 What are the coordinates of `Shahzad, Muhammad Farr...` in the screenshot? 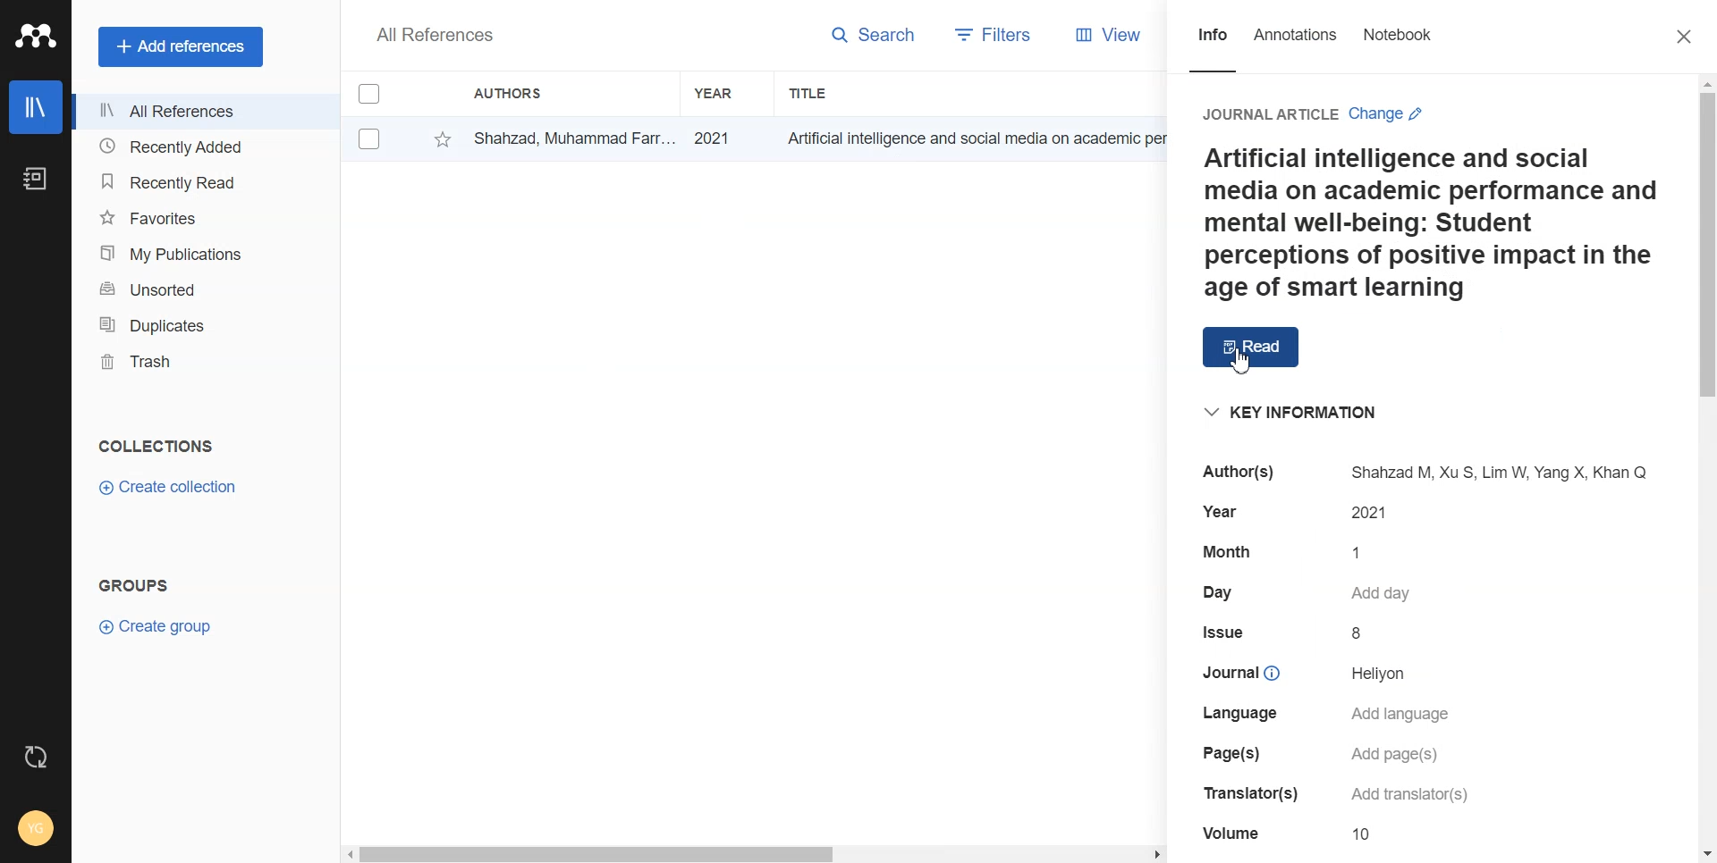 It's located at (572, 137).